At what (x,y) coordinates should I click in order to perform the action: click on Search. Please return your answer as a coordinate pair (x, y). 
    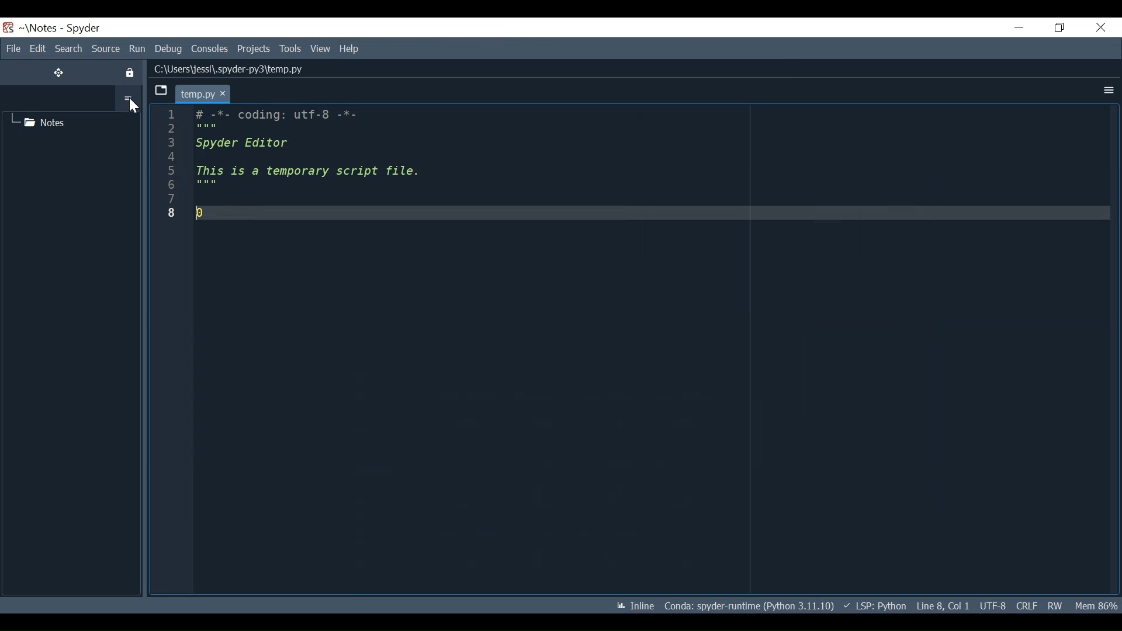
    Looking at the image, I should click on (68, 48).